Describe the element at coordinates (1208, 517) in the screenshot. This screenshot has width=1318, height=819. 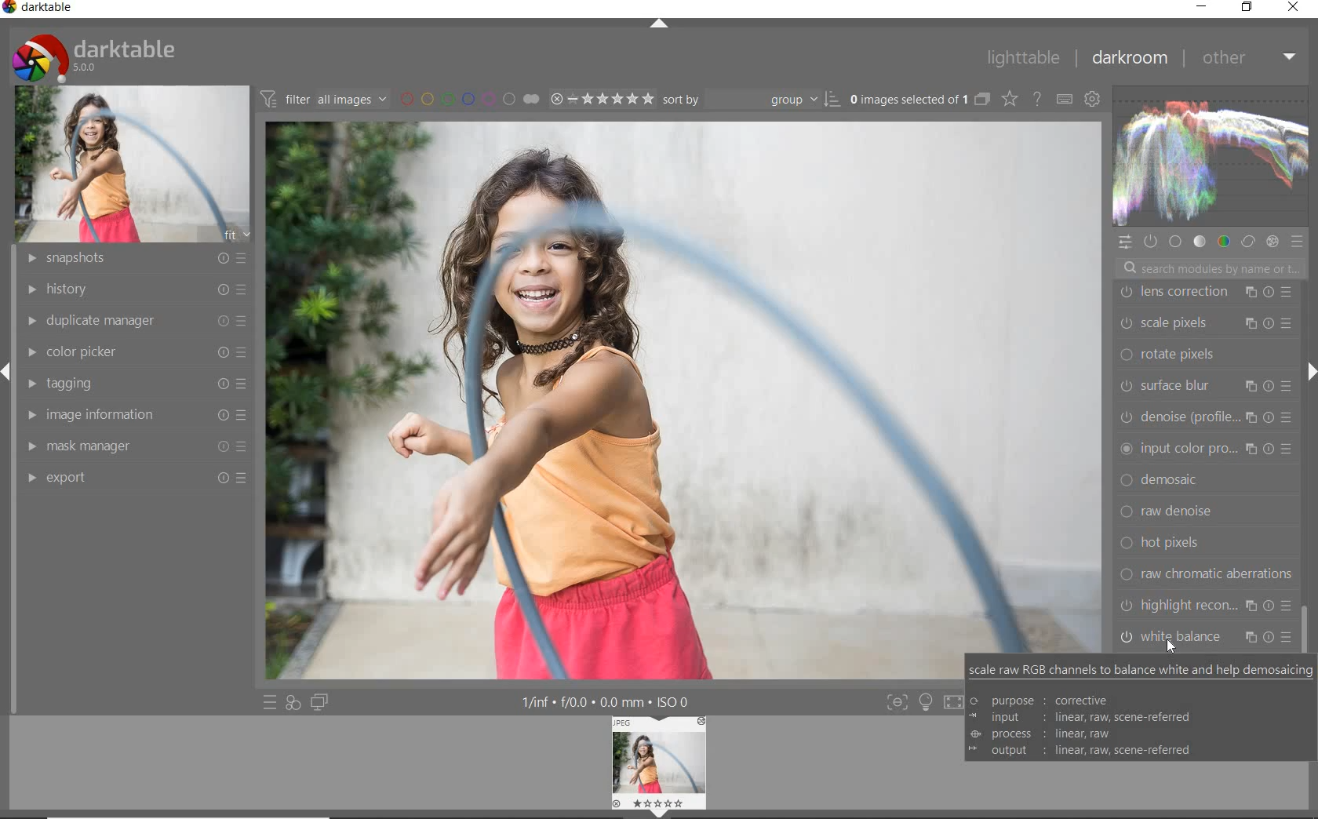
I see `soften` at that location.